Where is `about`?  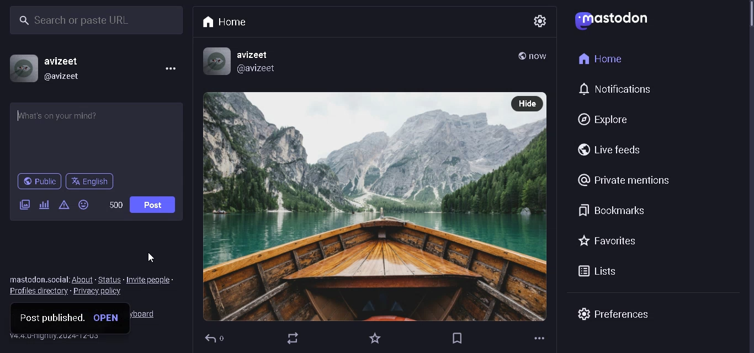
about is located at coordinates (83, 280).